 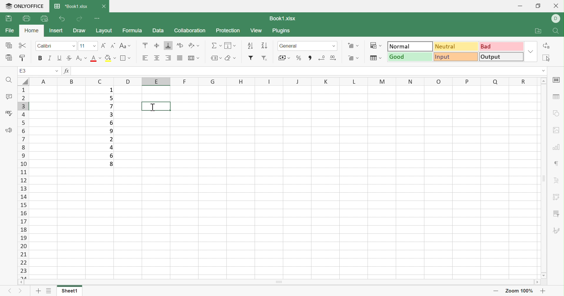 I want to click on Print, so click(x=8, y=19).